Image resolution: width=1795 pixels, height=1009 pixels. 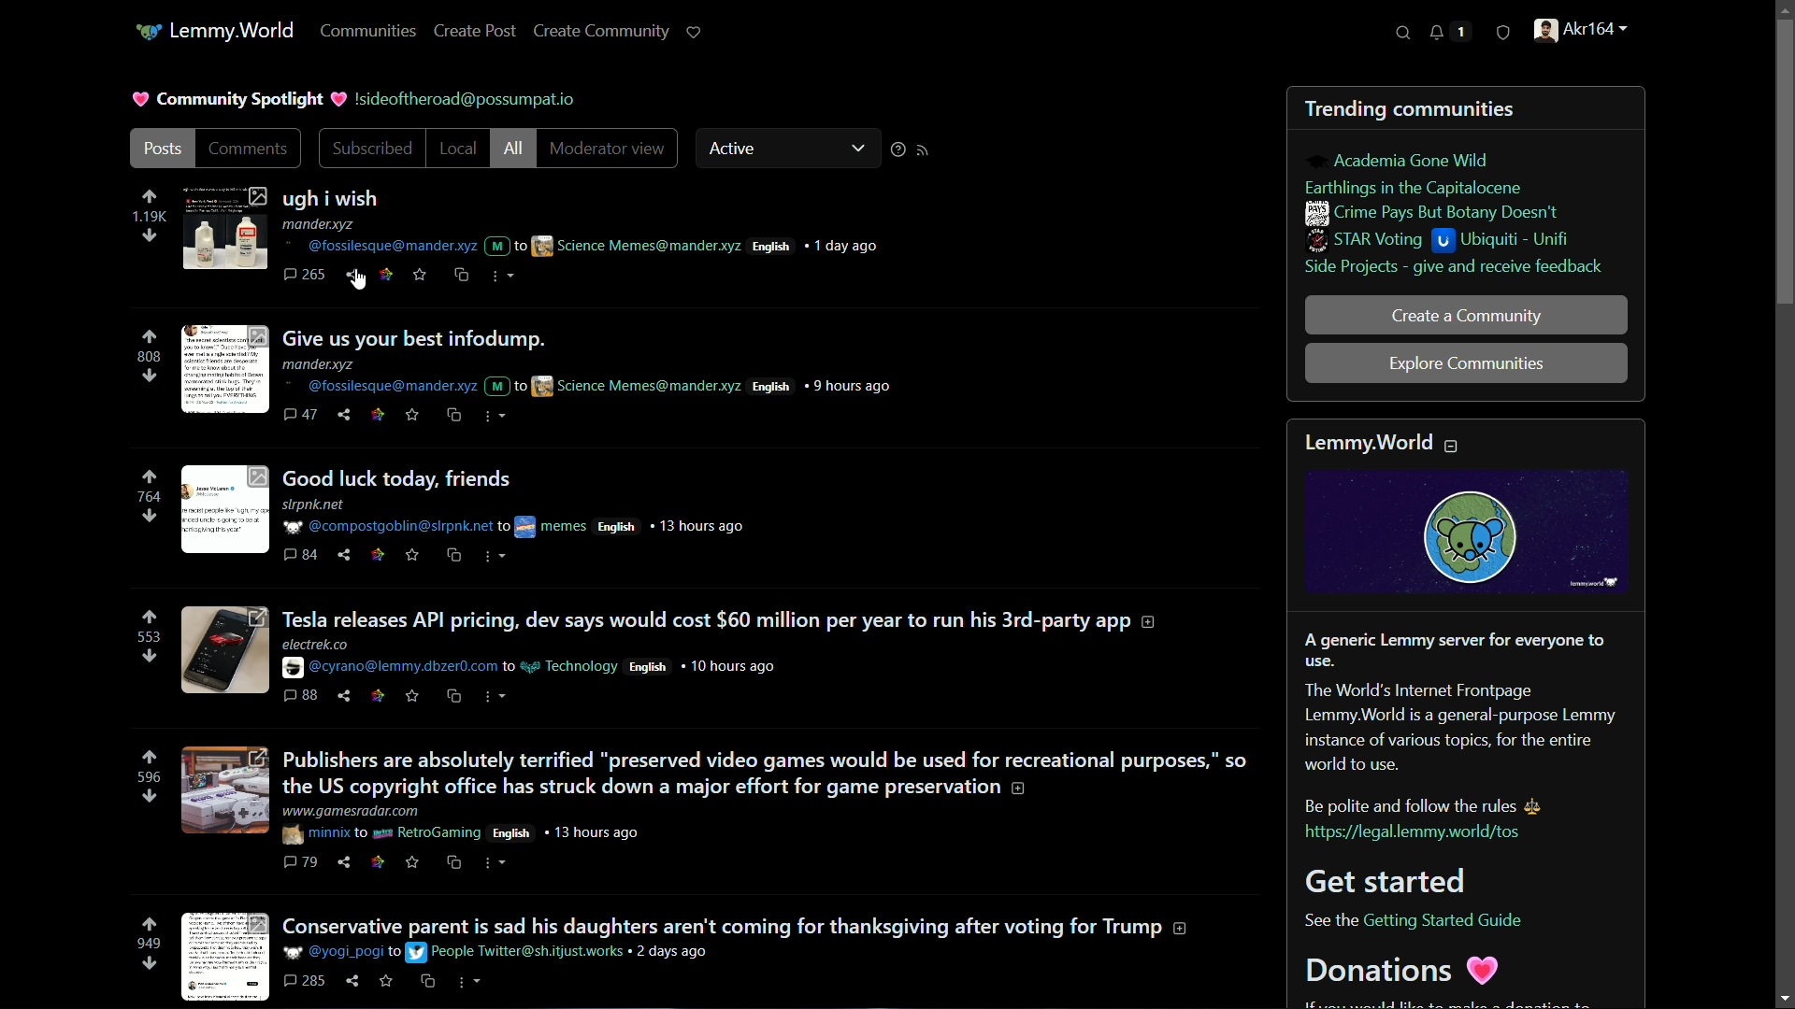 I want to click on downvote, so click(x=149, y=375).